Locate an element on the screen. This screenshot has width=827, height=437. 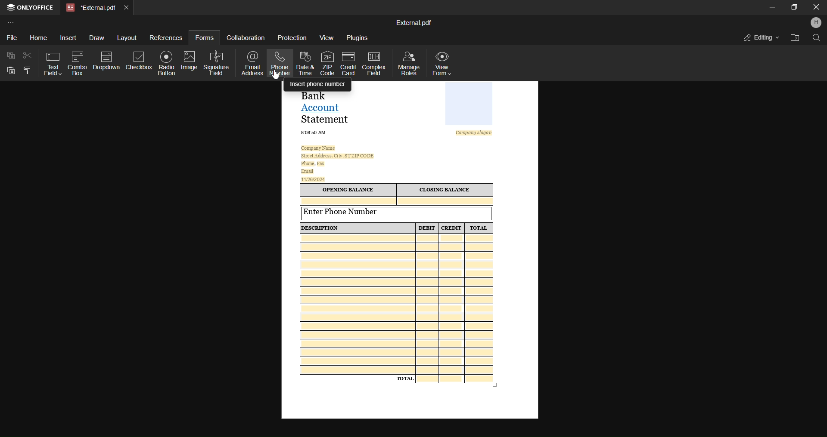
External.pdf(file name) is located at coordinates (415, 22).